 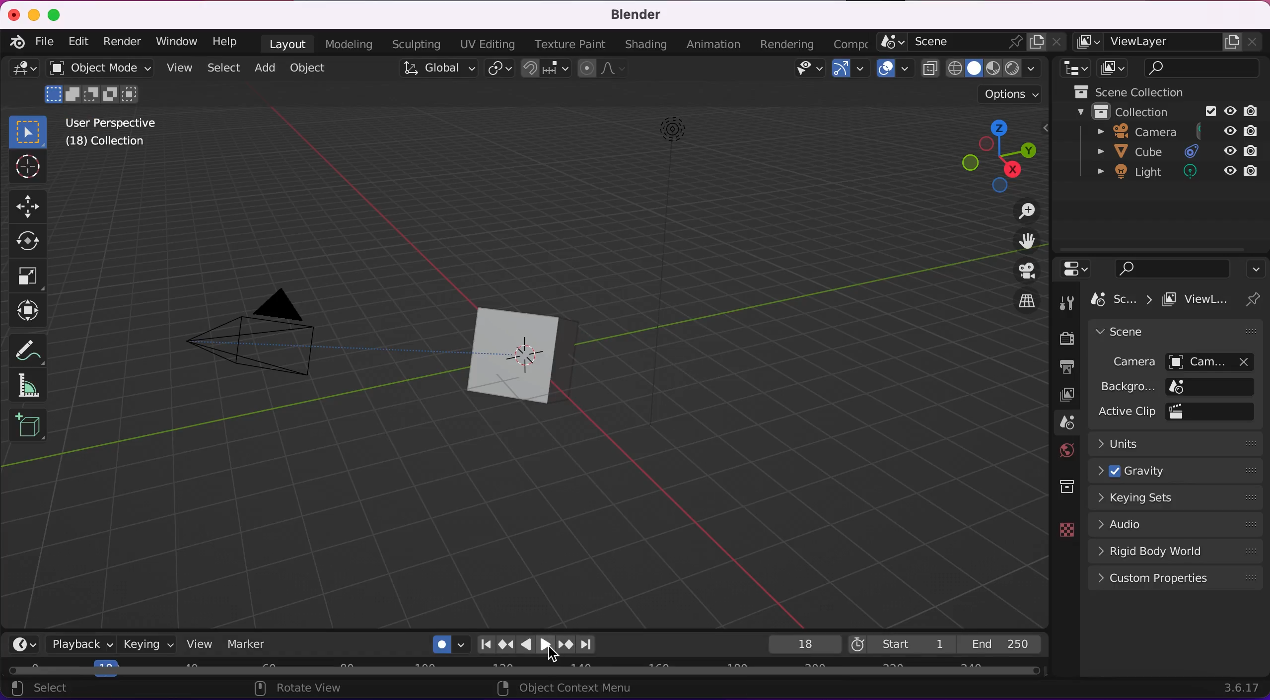 I want to click on horizontal scrollbar, so click(x=534, y=671).